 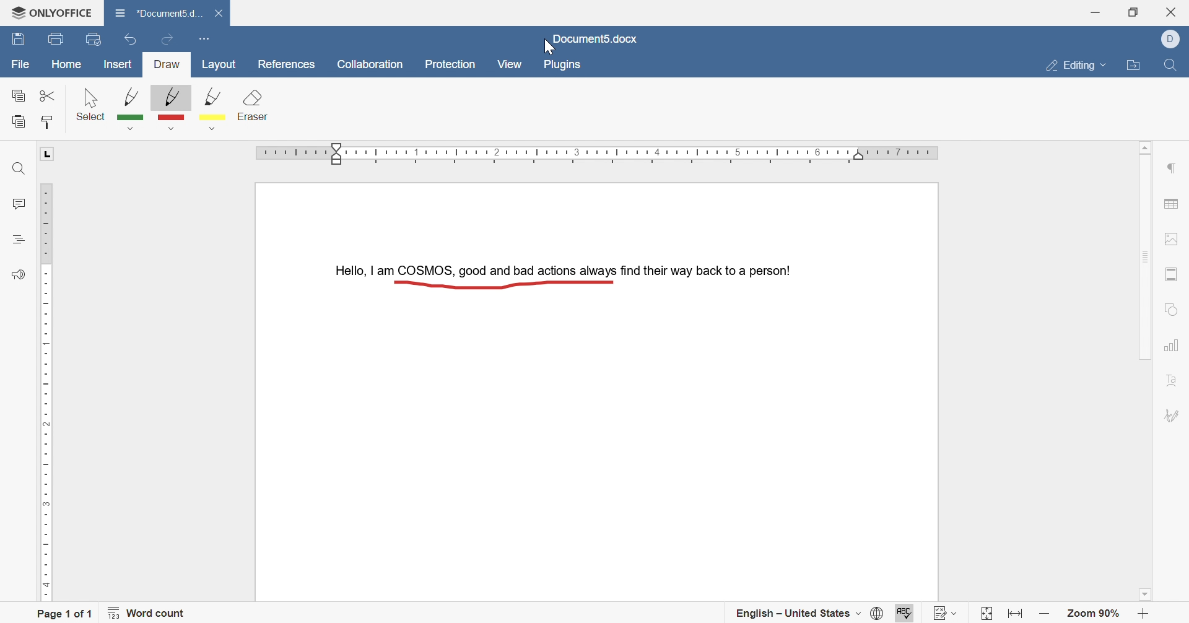 What do you see at coordinates (563, 65) in the screenshot?
I see `plugins` at bounding box center [563, 65].